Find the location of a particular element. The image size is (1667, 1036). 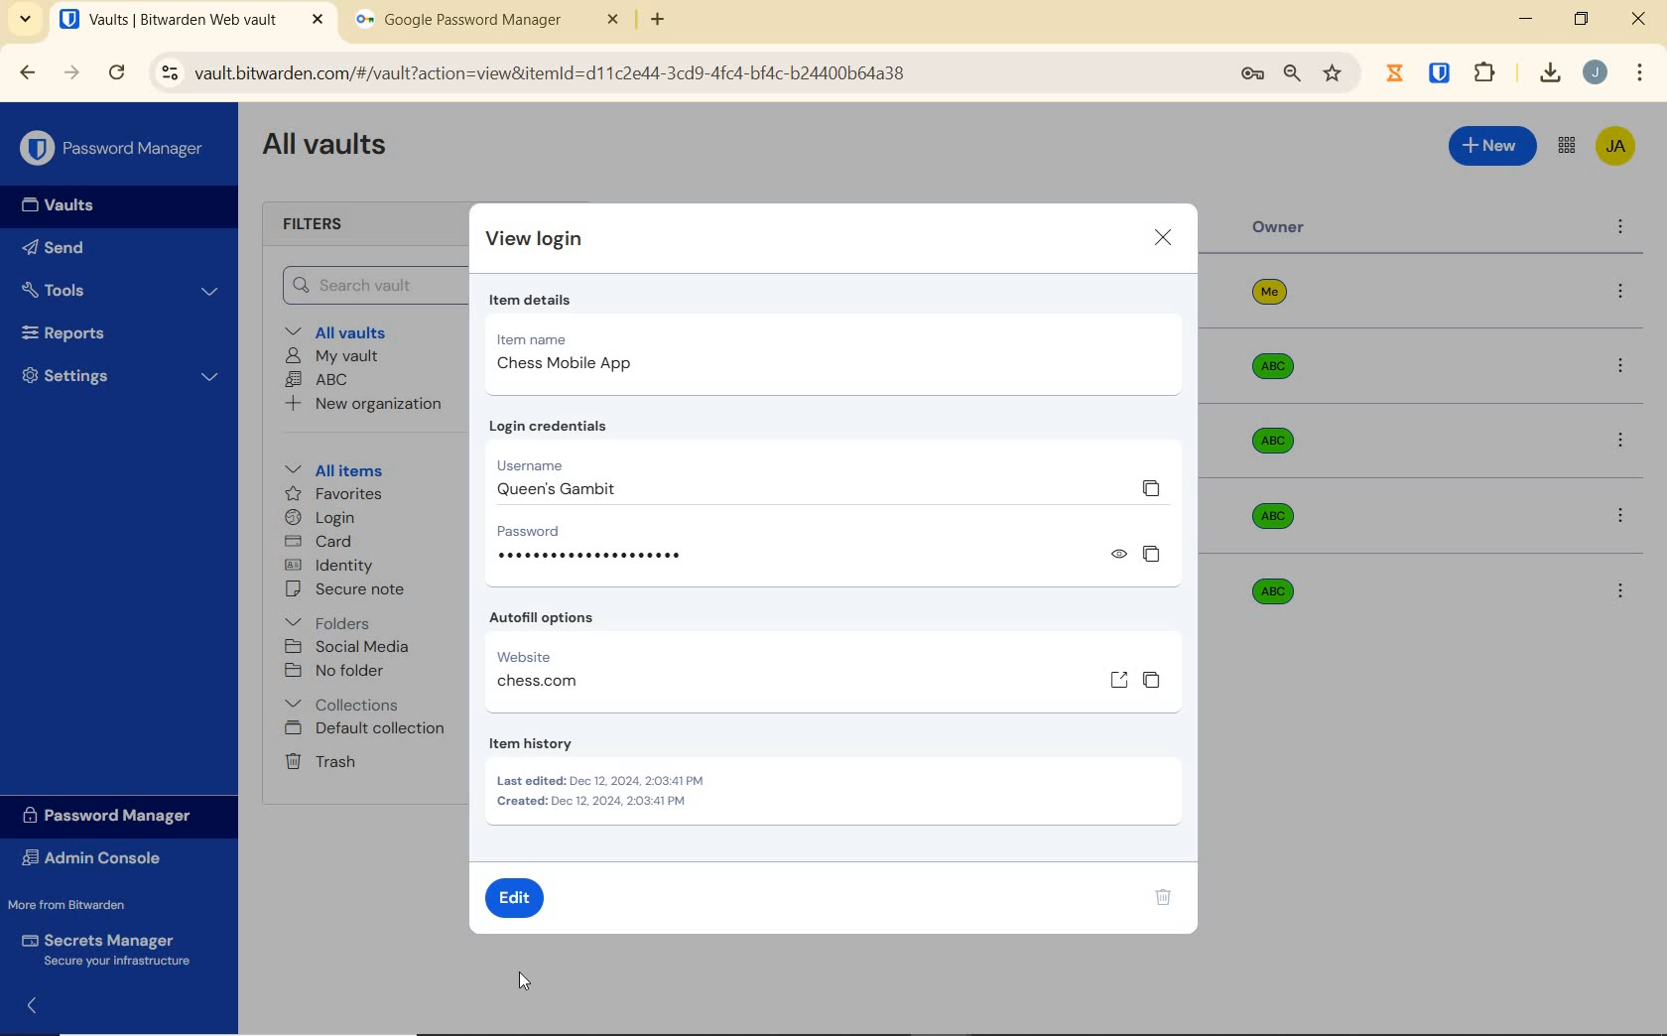

view is located at coordinates (1118, 555).